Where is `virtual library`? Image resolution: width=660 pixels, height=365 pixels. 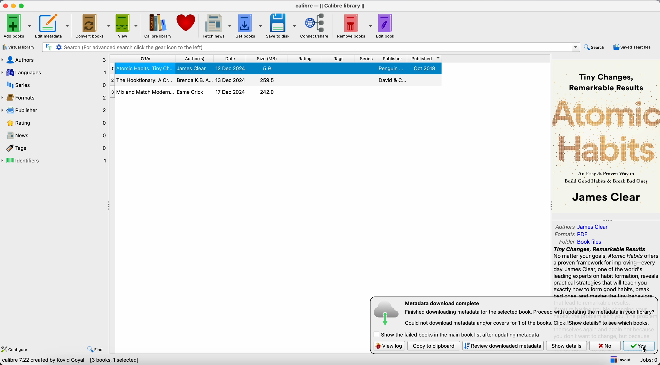
virtual library is located at coordinates (19, 47).